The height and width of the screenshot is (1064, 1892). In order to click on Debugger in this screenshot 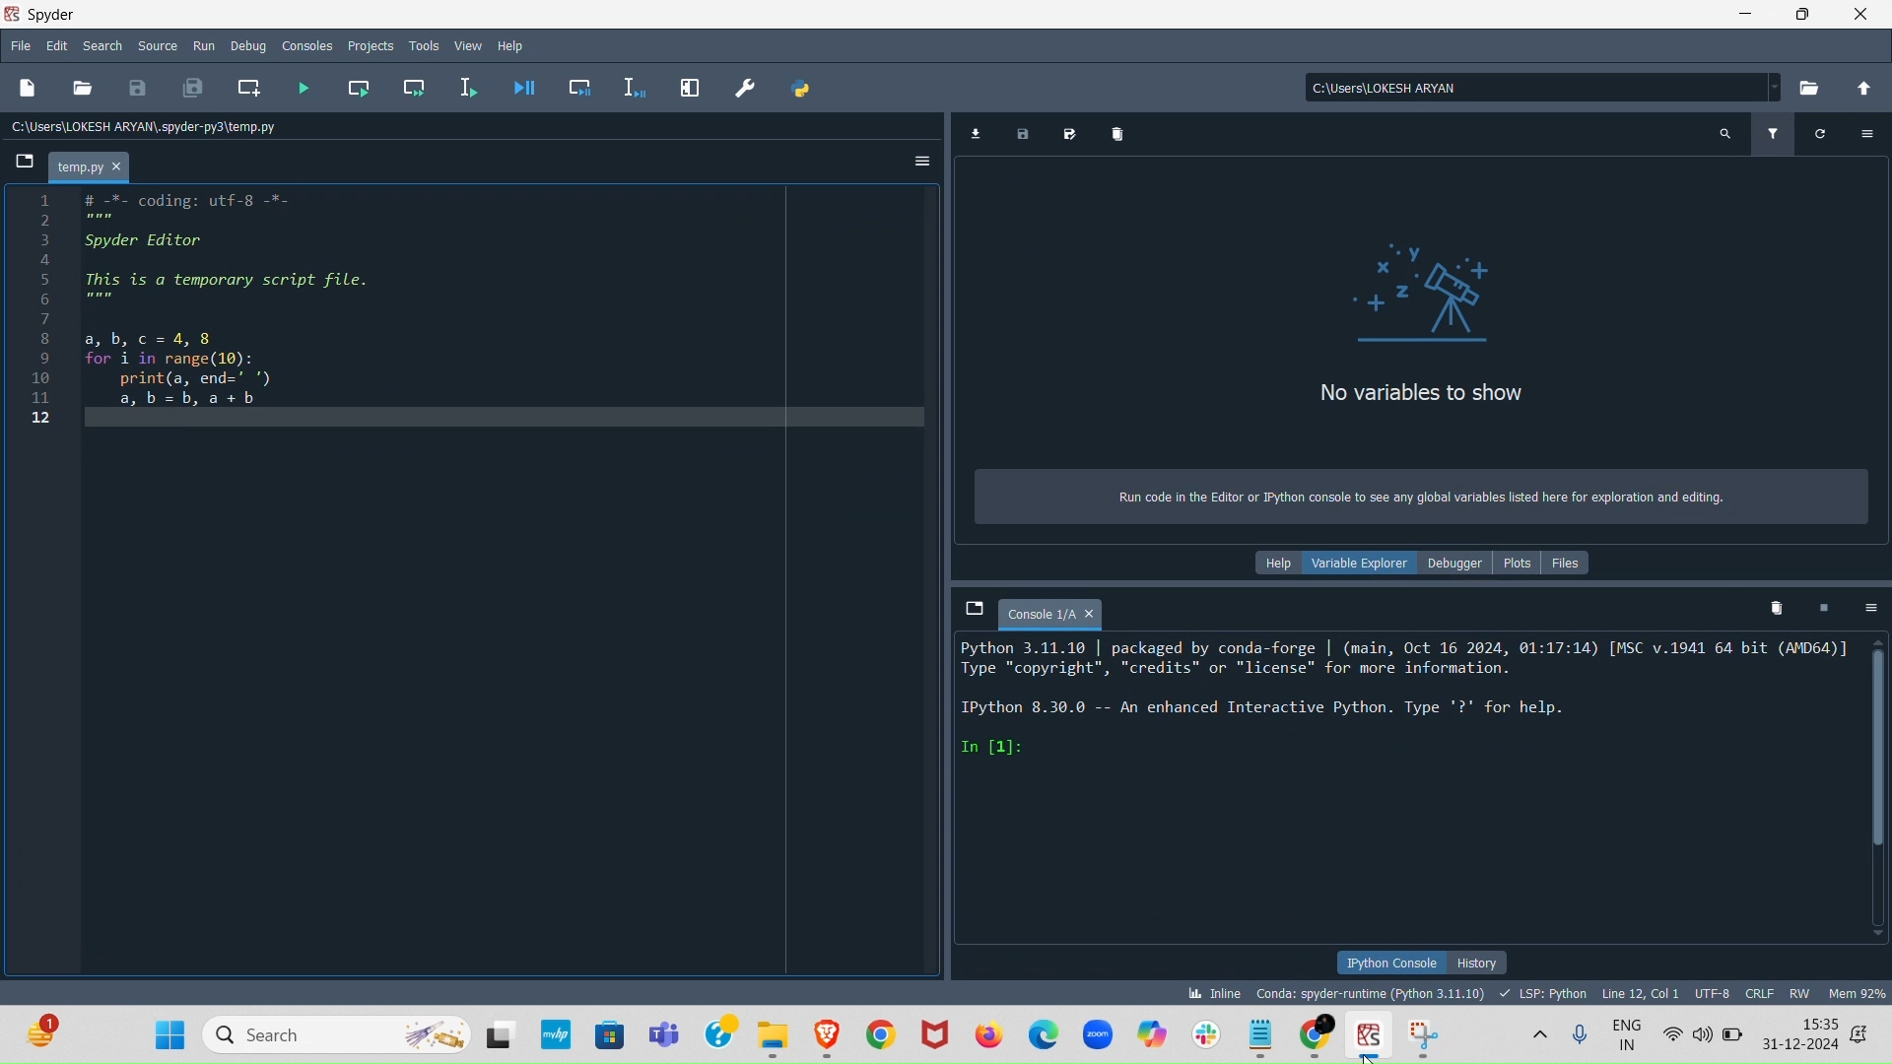, I will do `click(1458, 564)`.